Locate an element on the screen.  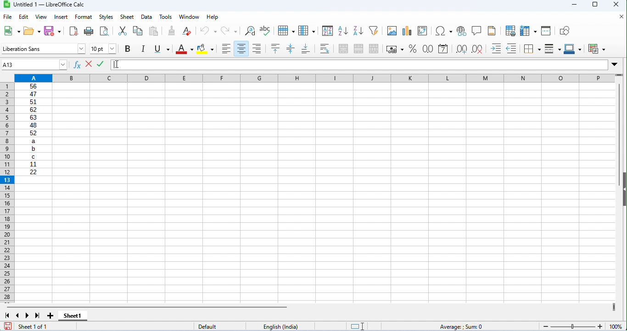
100% is located at coordinates (616, 326).